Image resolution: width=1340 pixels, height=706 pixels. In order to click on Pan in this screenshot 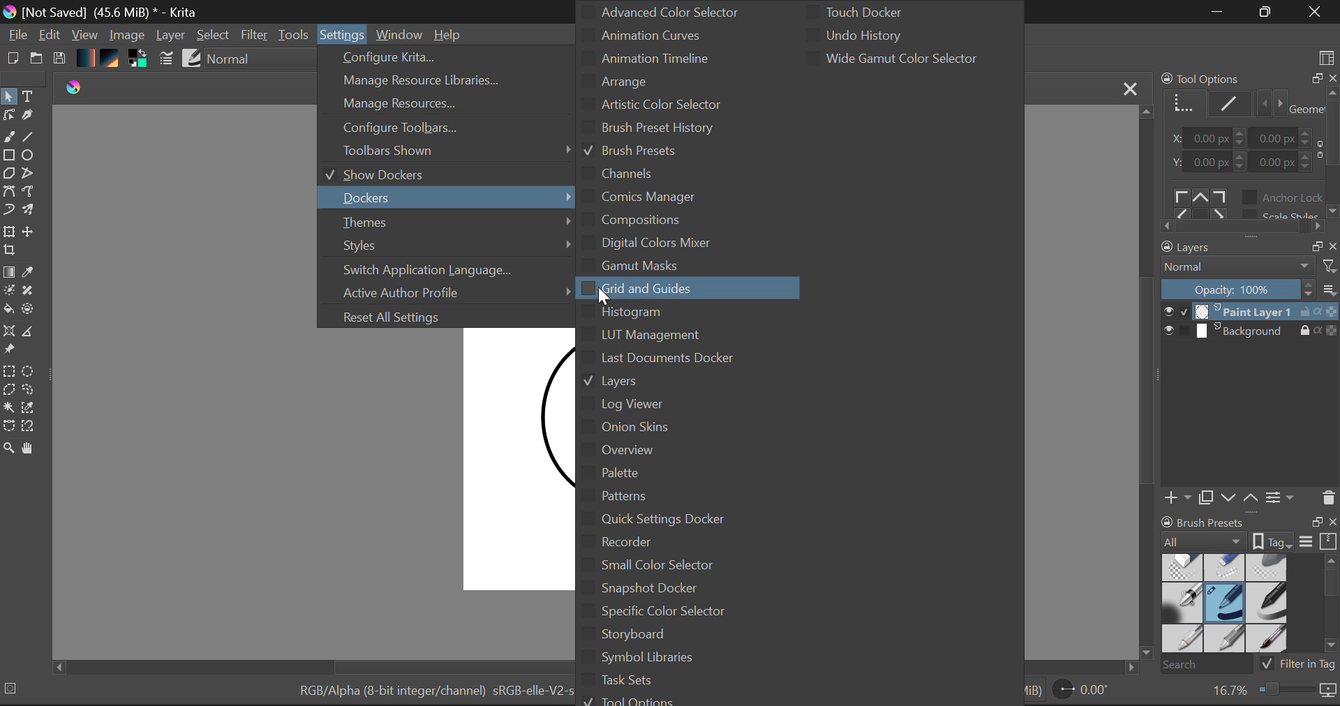, I will do `click(31, 449)`.